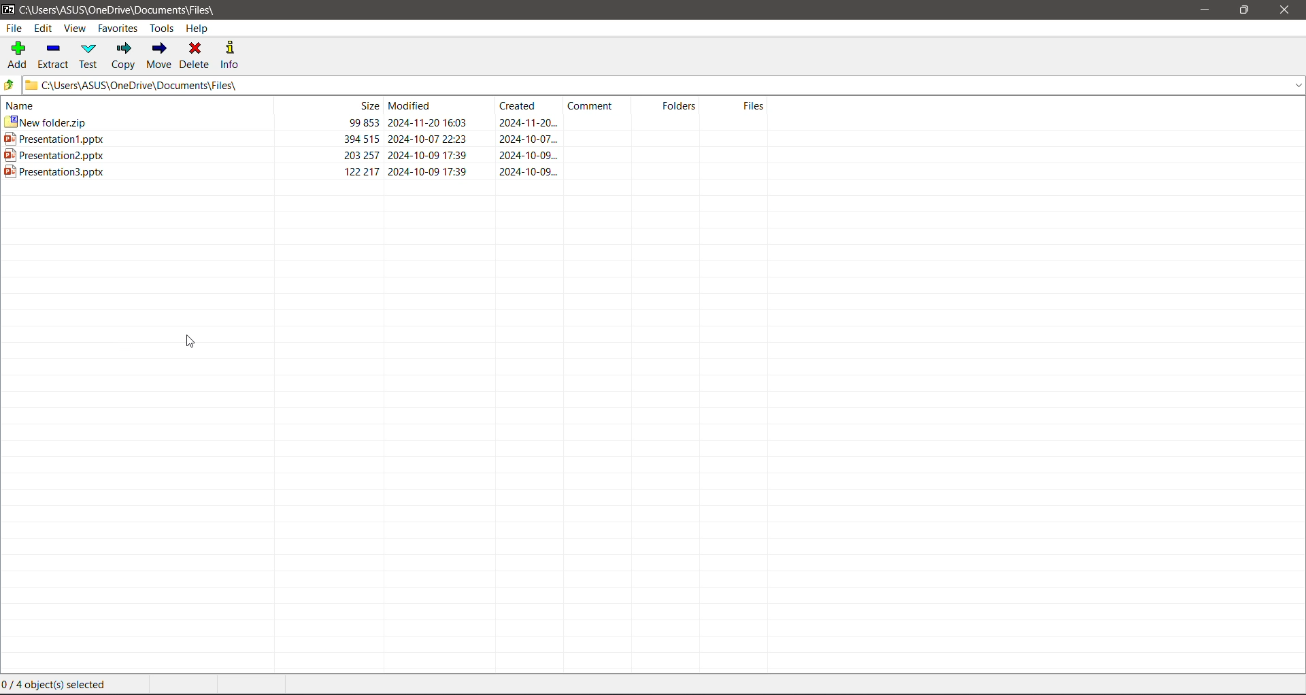 The height and width of the screenshot is (695, 1306). What do you see at coordinates (388, 171) in the screenshot?
I see `ppt 3` at bounding box center [388, 171].